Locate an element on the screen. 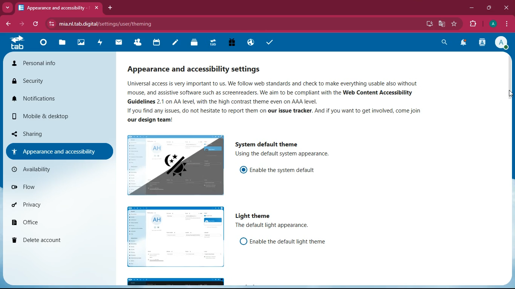 The height and width of the screenshot is (289, 515). notifications is located at coordinates (463, 43).